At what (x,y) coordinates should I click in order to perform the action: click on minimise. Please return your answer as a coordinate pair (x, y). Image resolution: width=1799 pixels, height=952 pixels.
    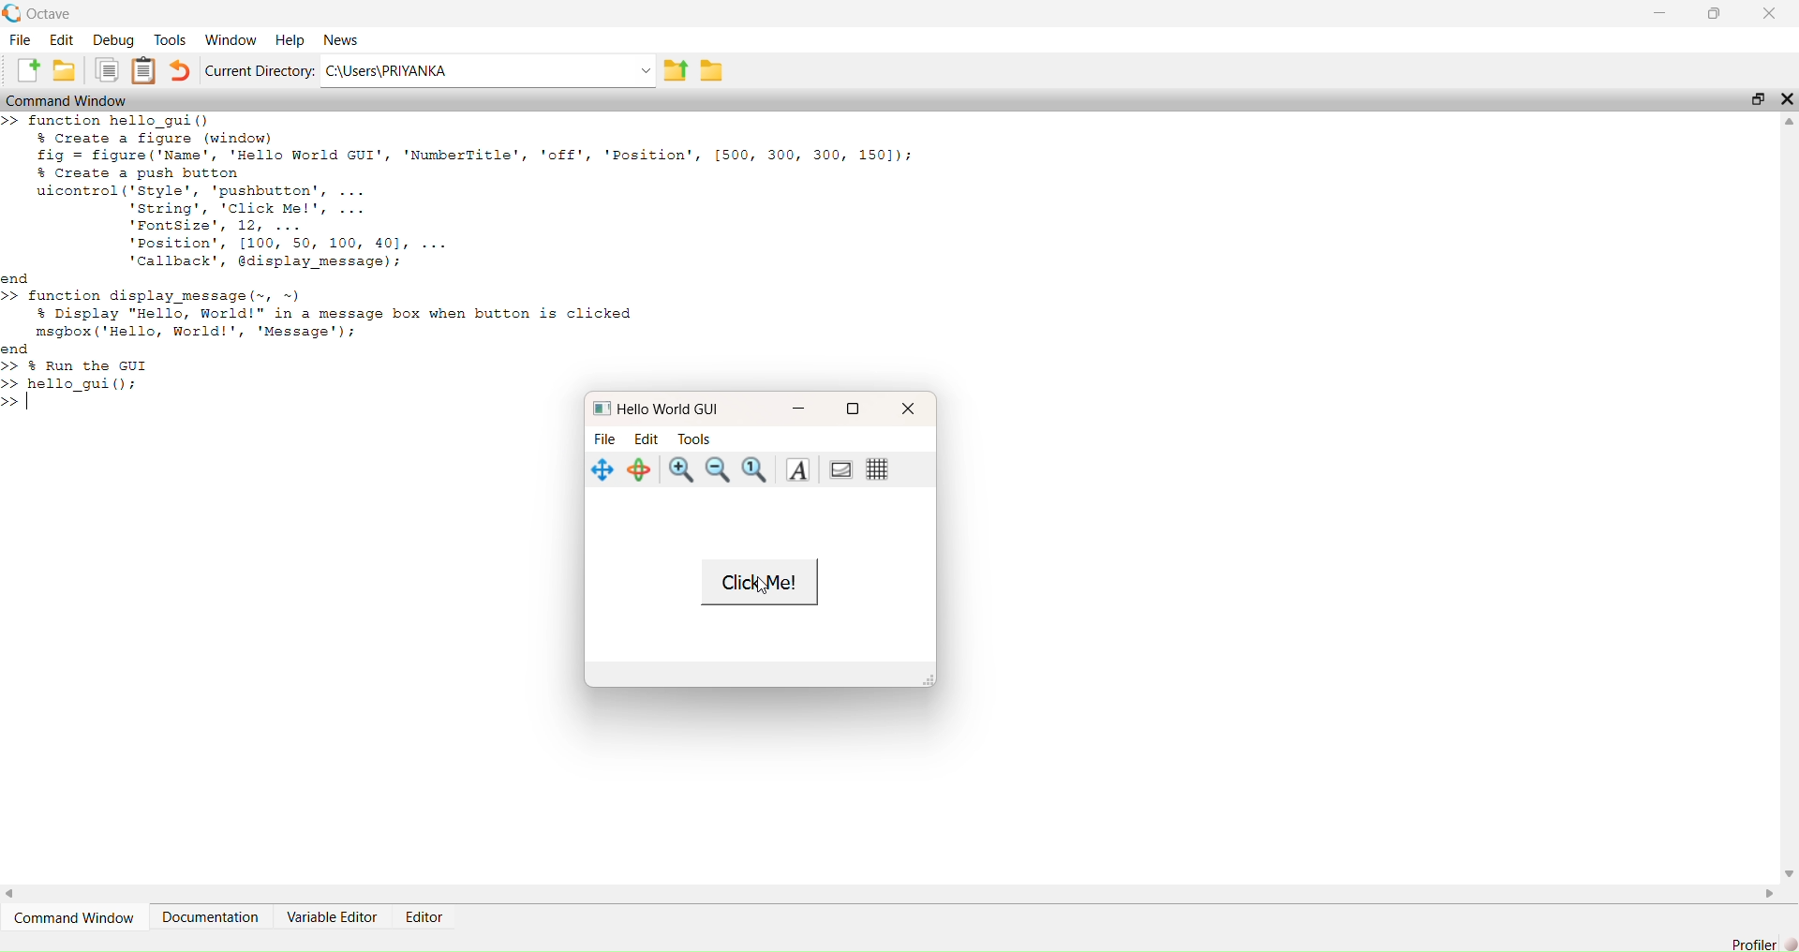
    Looking at the image, I should click on (1657, 11).